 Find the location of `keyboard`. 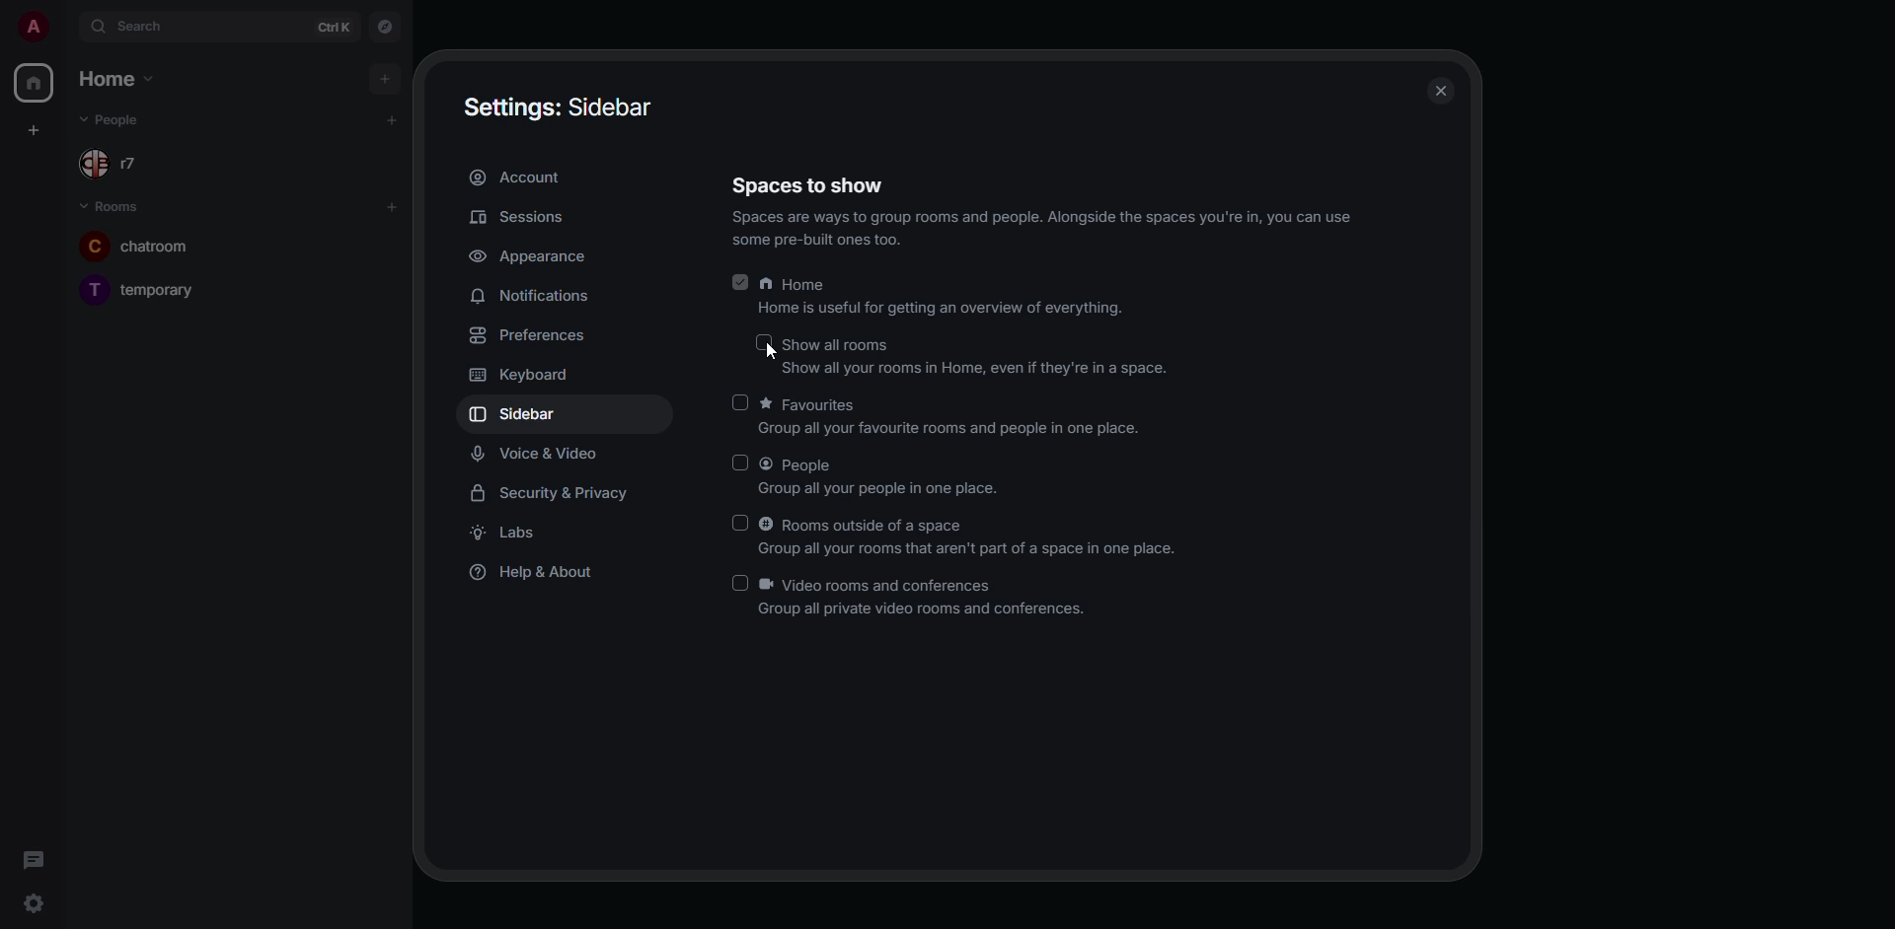

keyboard is located at coordinates (534, 377).